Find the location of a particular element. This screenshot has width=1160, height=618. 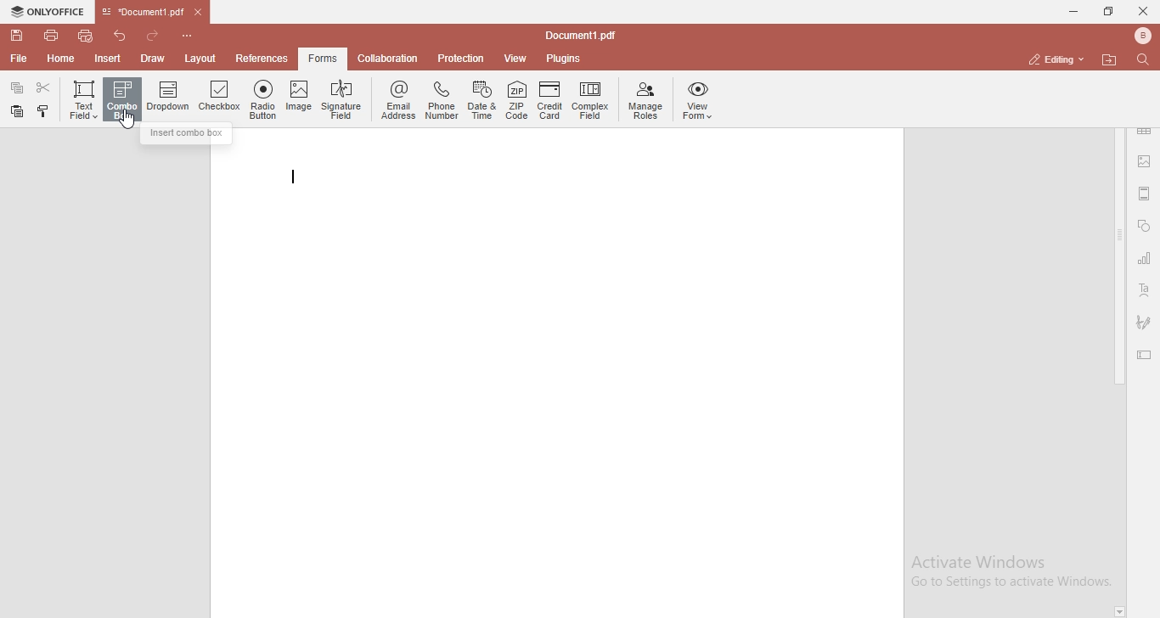

text is located at coordinates (1145, 291).